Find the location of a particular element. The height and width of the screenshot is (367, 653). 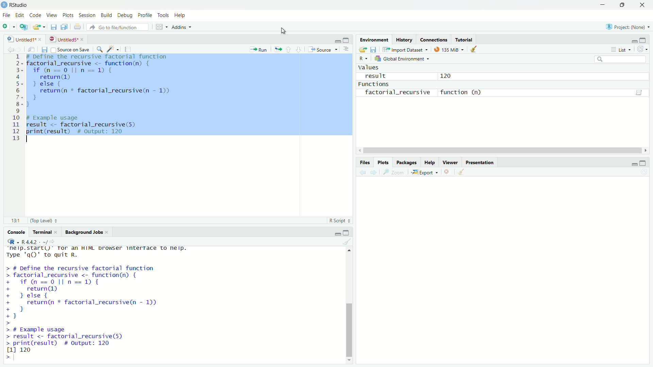

Find/Replace is located at coordinates (100, 49).